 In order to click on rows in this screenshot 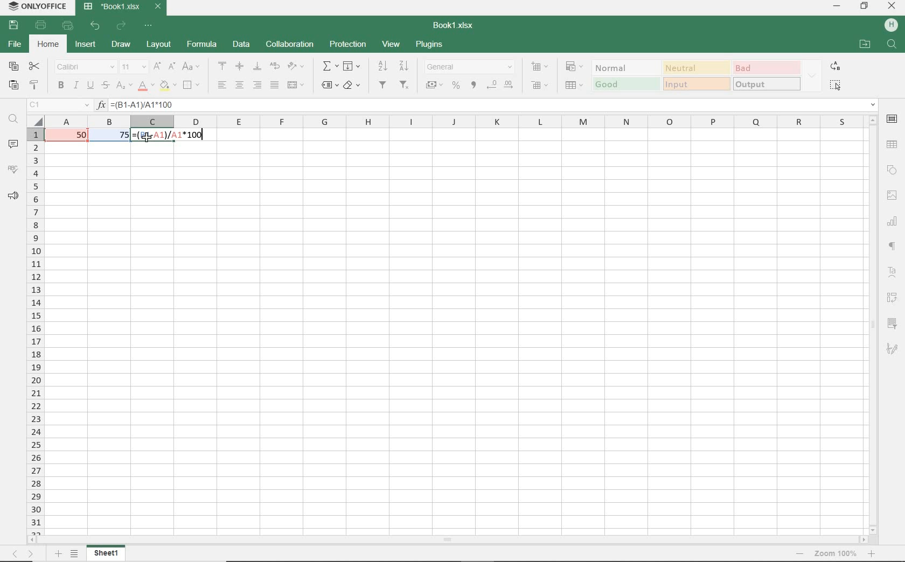, I will do `click(35, 331)`.